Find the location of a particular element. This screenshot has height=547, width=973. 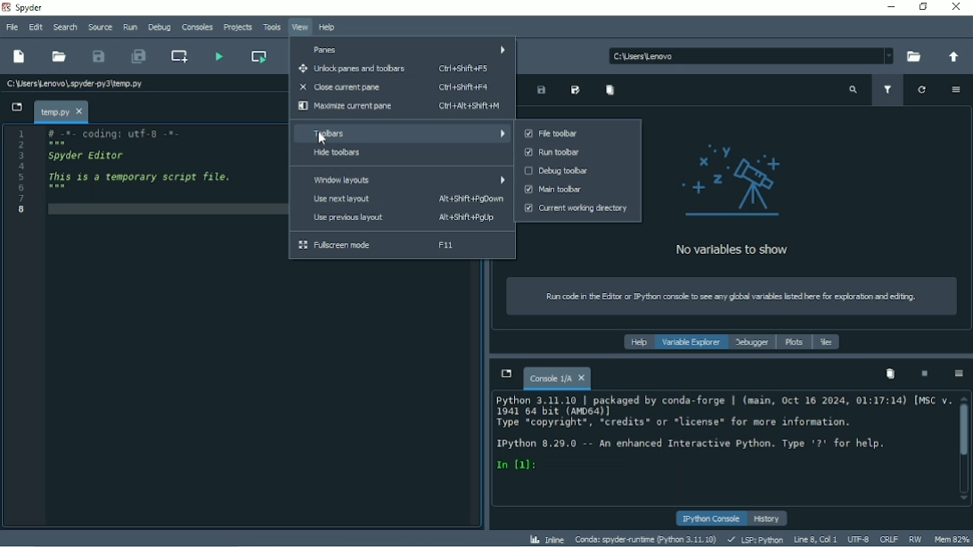

Save data as is located at coordinates (576, 91).